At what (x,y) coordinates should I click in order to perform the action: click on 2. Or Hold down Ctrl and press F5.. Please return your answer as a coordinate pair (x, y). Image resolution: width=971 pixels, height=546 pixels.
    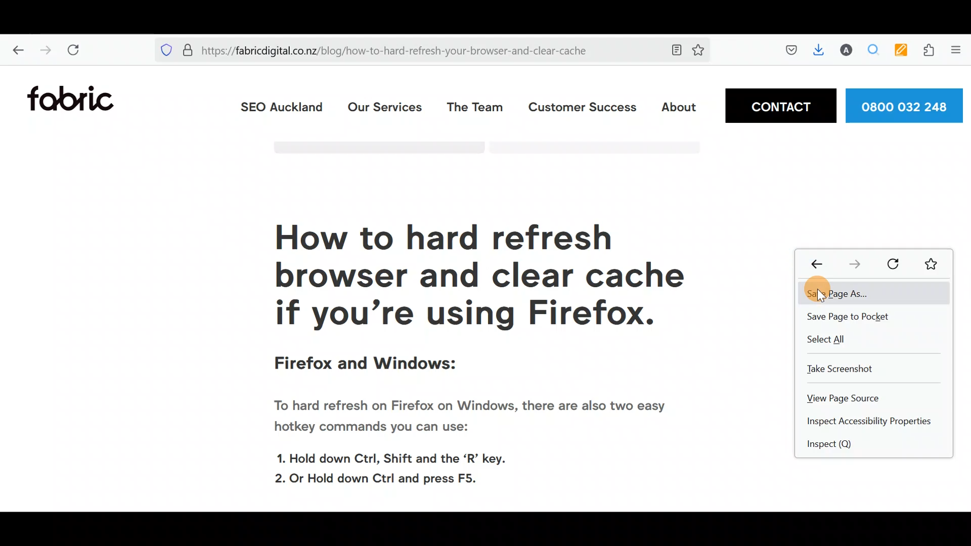
    Looking at the image, I should click on (382, 478).